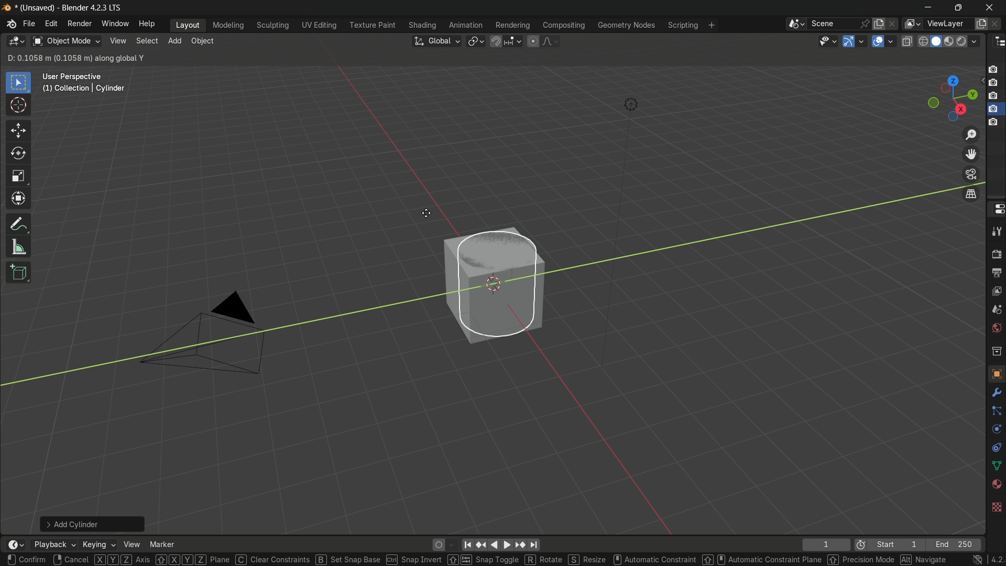 This screenshot has width=1006, height=566. Describe the element at coordinates (19, 83) in the screenshot. I see `select box` at that location.